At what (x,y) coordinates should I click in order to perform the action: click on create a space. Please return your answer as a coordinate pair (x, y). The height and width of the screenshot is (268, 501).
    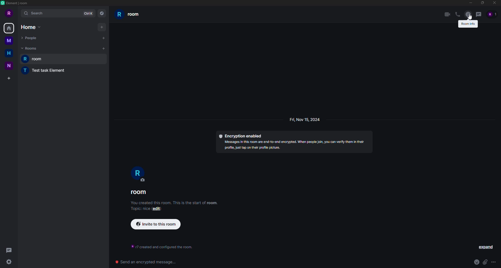
    Looking at the image, I should click on (10, 77).